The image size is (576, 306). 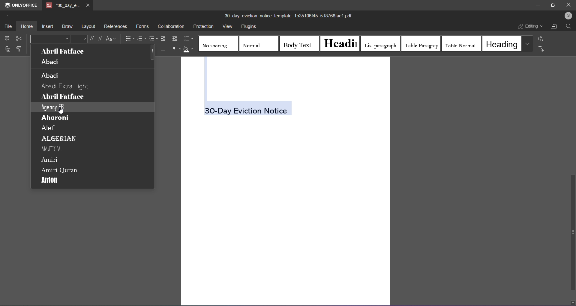 I want to click on maximize, so click(x=553, y=6).